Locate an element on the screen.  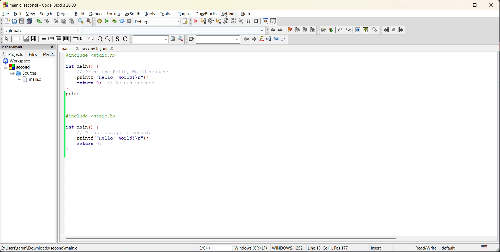
run search is located at coordinates (172, 39).